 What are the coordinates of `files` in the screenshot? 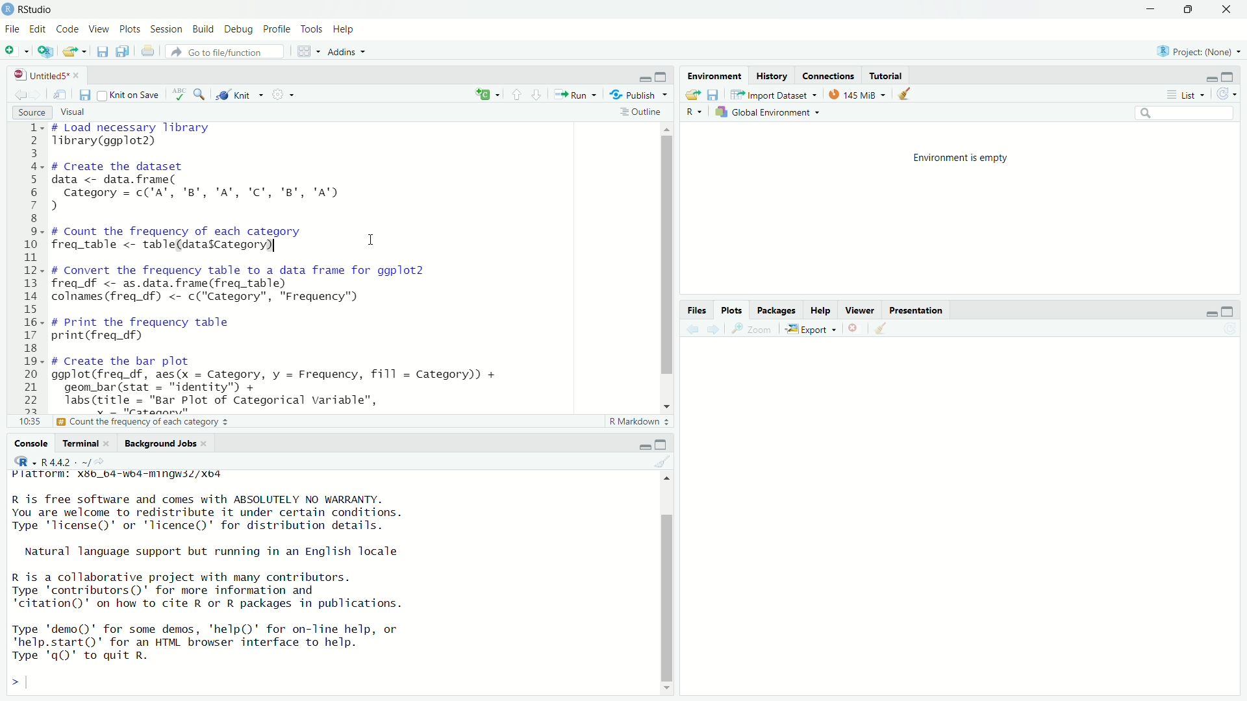 It's located at (698, 311).